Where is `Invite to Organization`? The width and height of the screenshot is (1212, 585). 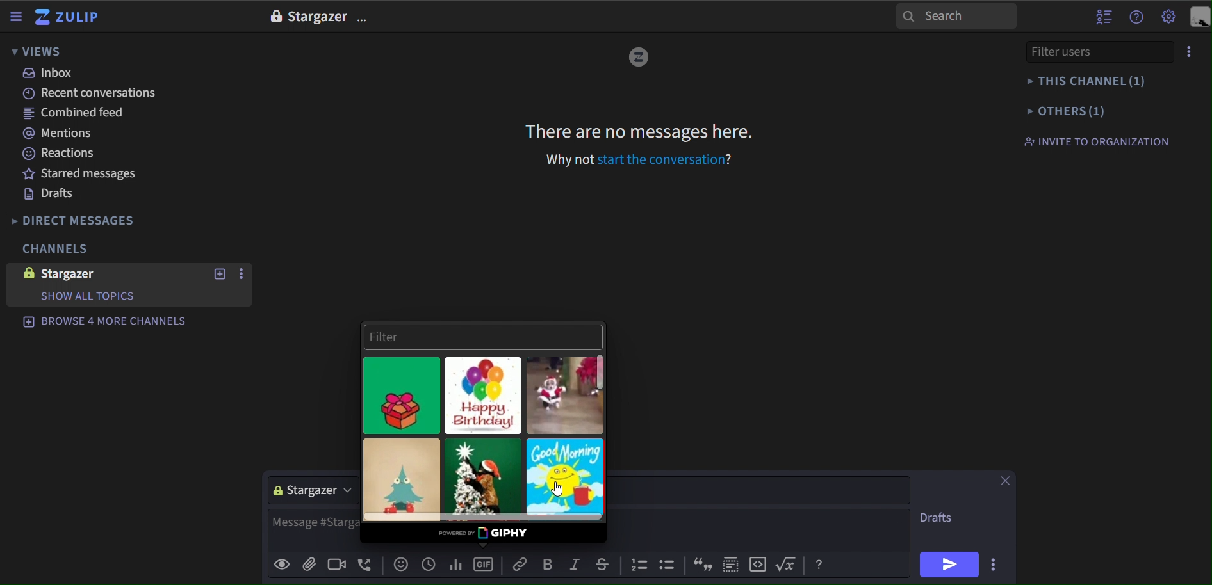
Invite to Organization is located at coordinates (1096, 141).